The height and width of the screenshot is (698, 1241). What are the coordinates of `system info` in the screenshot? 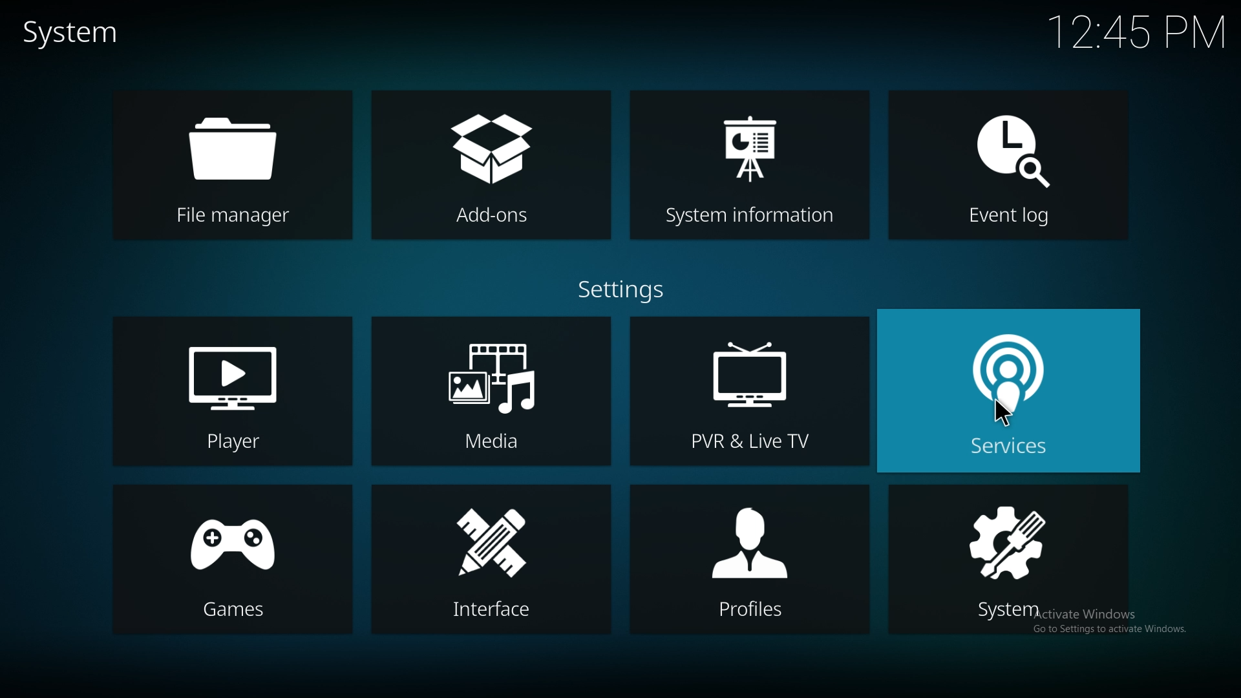 It's located at (747, 158).